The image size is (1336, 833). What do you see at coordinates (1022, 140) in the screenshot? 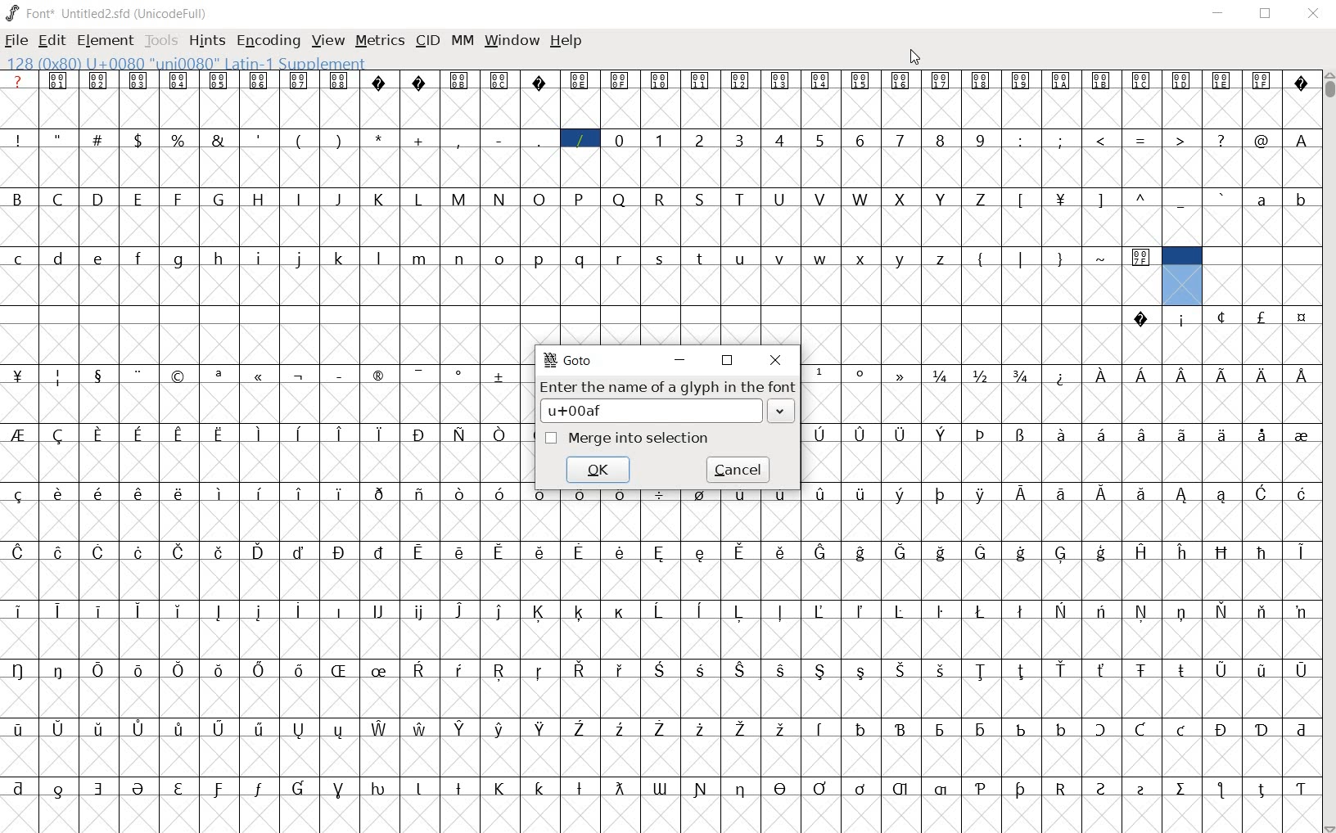
I see `:` at bounding box center [1022, 140].